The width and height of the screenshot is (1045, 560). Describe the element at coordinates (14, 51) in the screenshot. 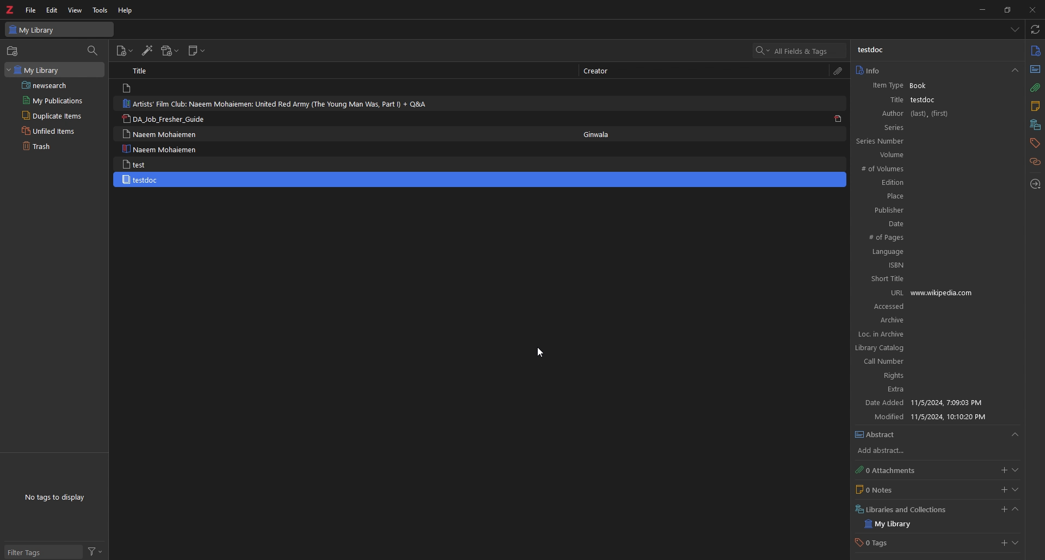

I see `new collection` at that location.